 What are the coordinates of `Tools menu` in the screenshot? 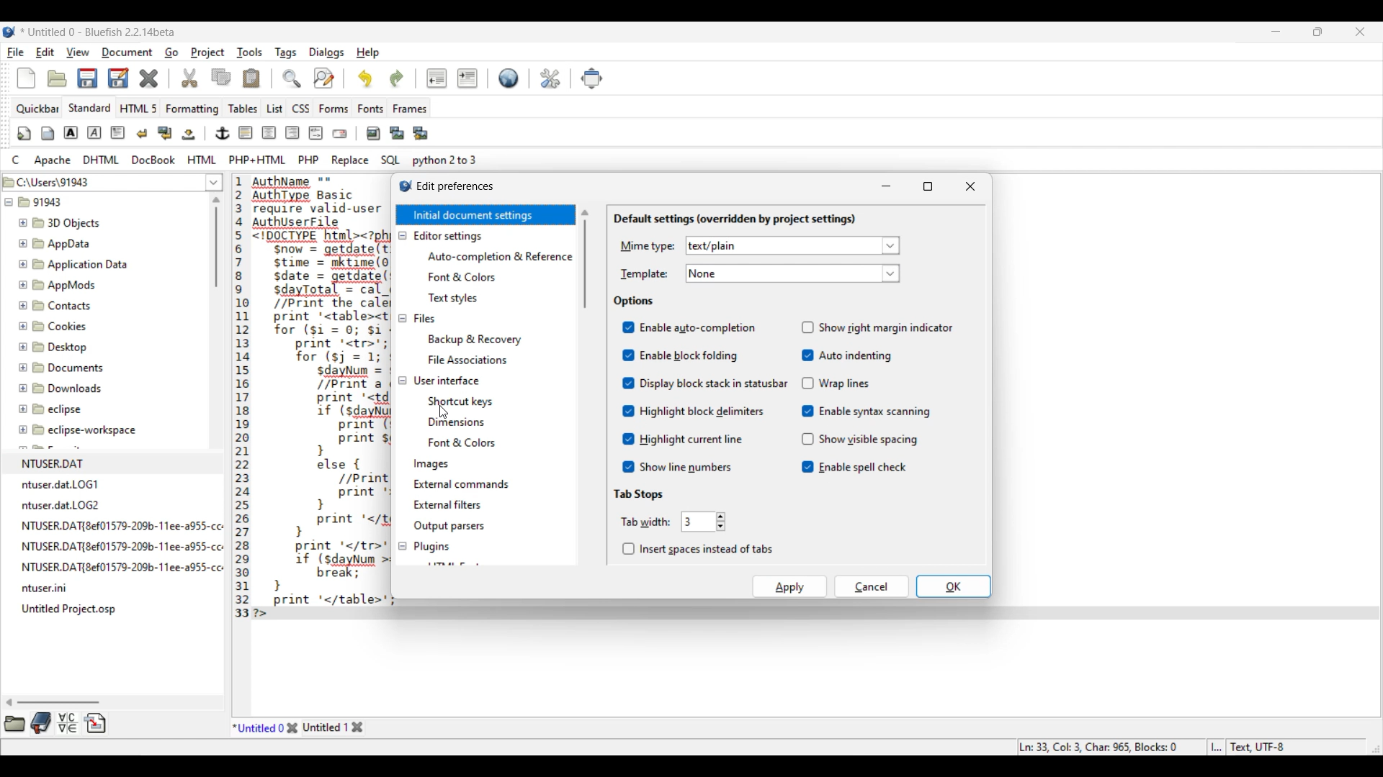 It's located at (249, 53).